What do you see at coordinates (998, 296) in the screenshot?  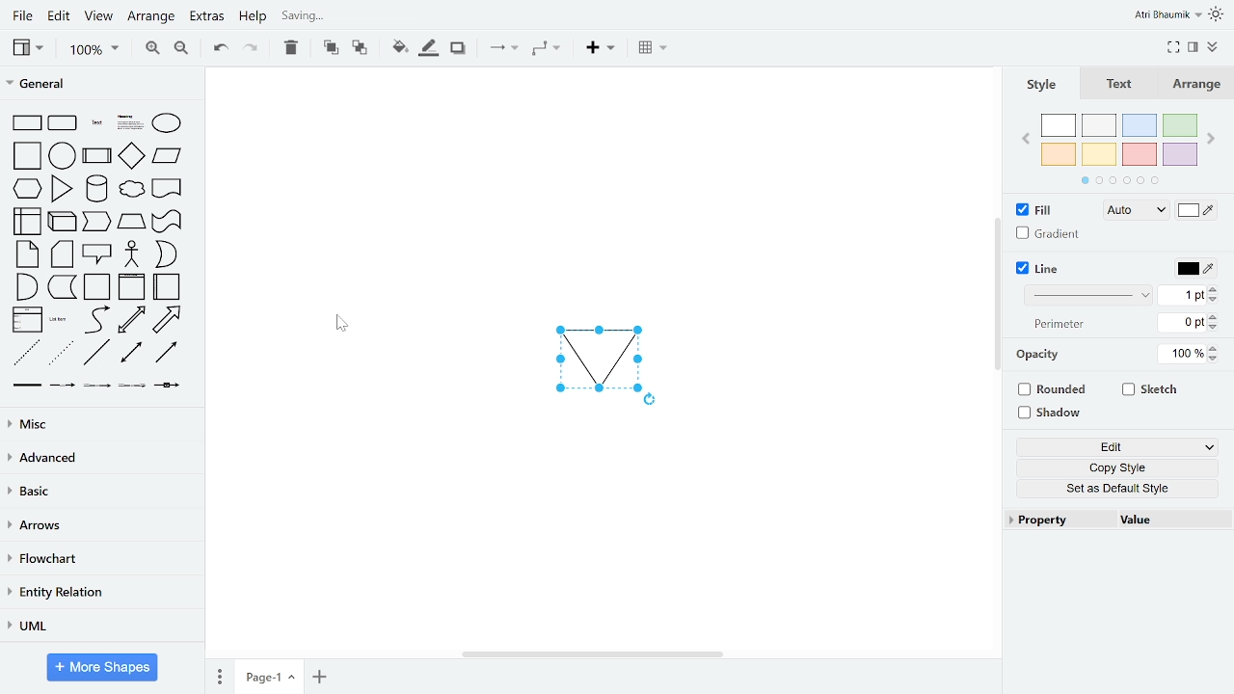 I see `vertical scrollbar` at bounding box center [998, 296].